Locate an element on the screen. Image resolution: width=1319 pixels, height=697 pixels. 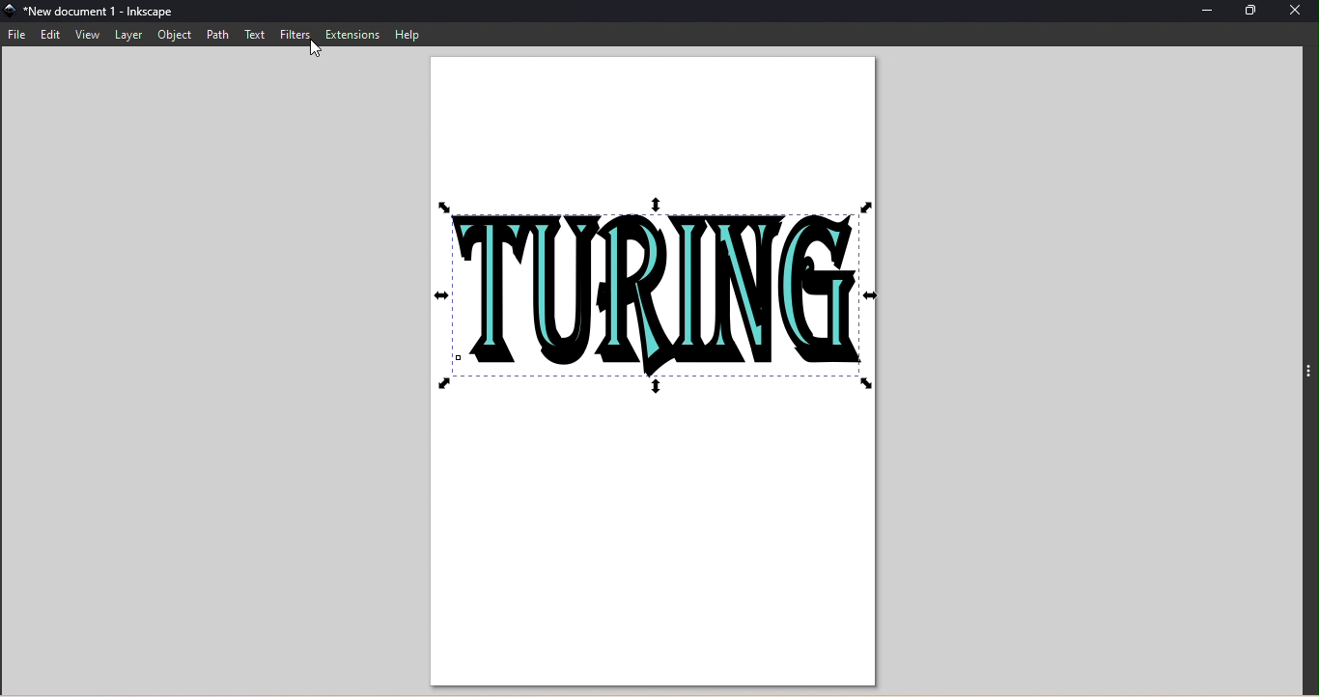
Close is located at coordinates (1296, 13).